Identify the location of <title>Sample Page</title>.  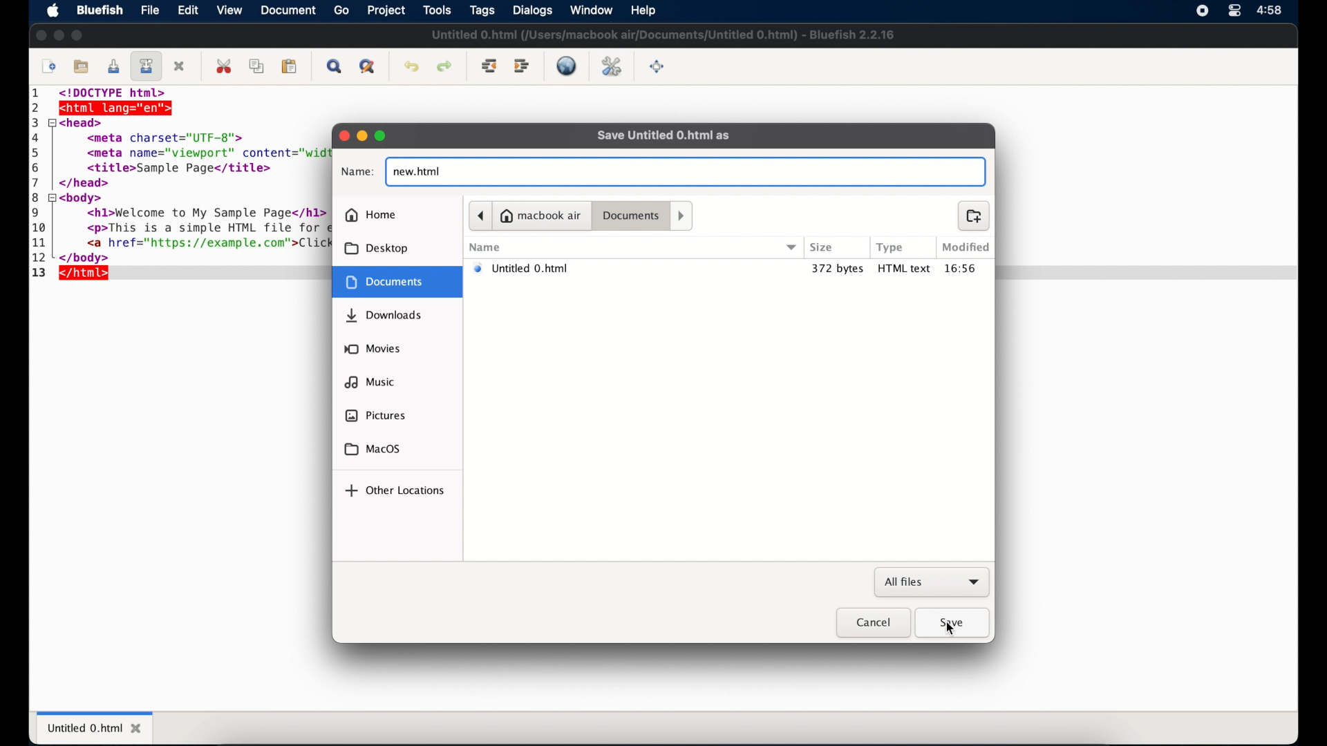
(172, 169).